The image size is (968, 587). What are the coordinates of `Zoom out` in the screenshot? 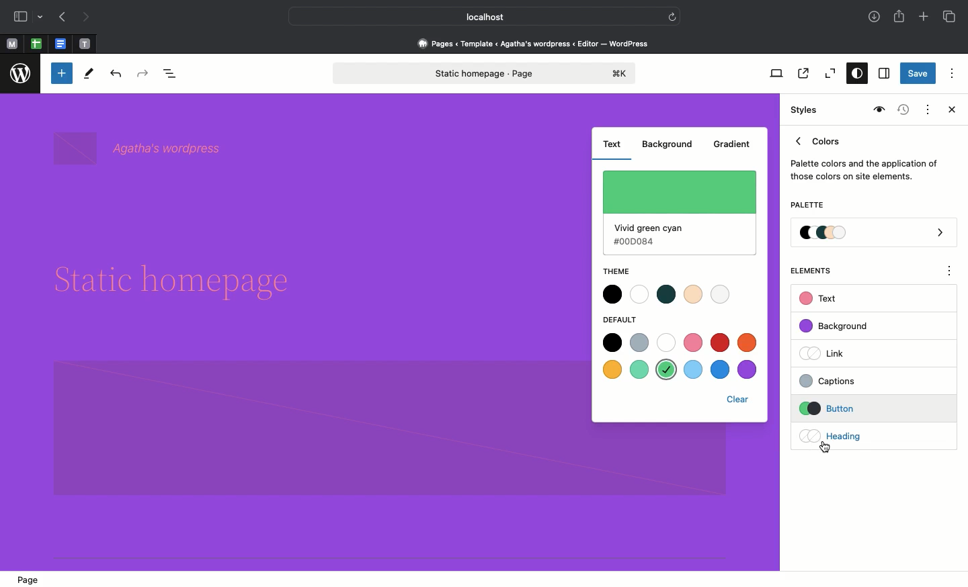 It's located at (828, 74).